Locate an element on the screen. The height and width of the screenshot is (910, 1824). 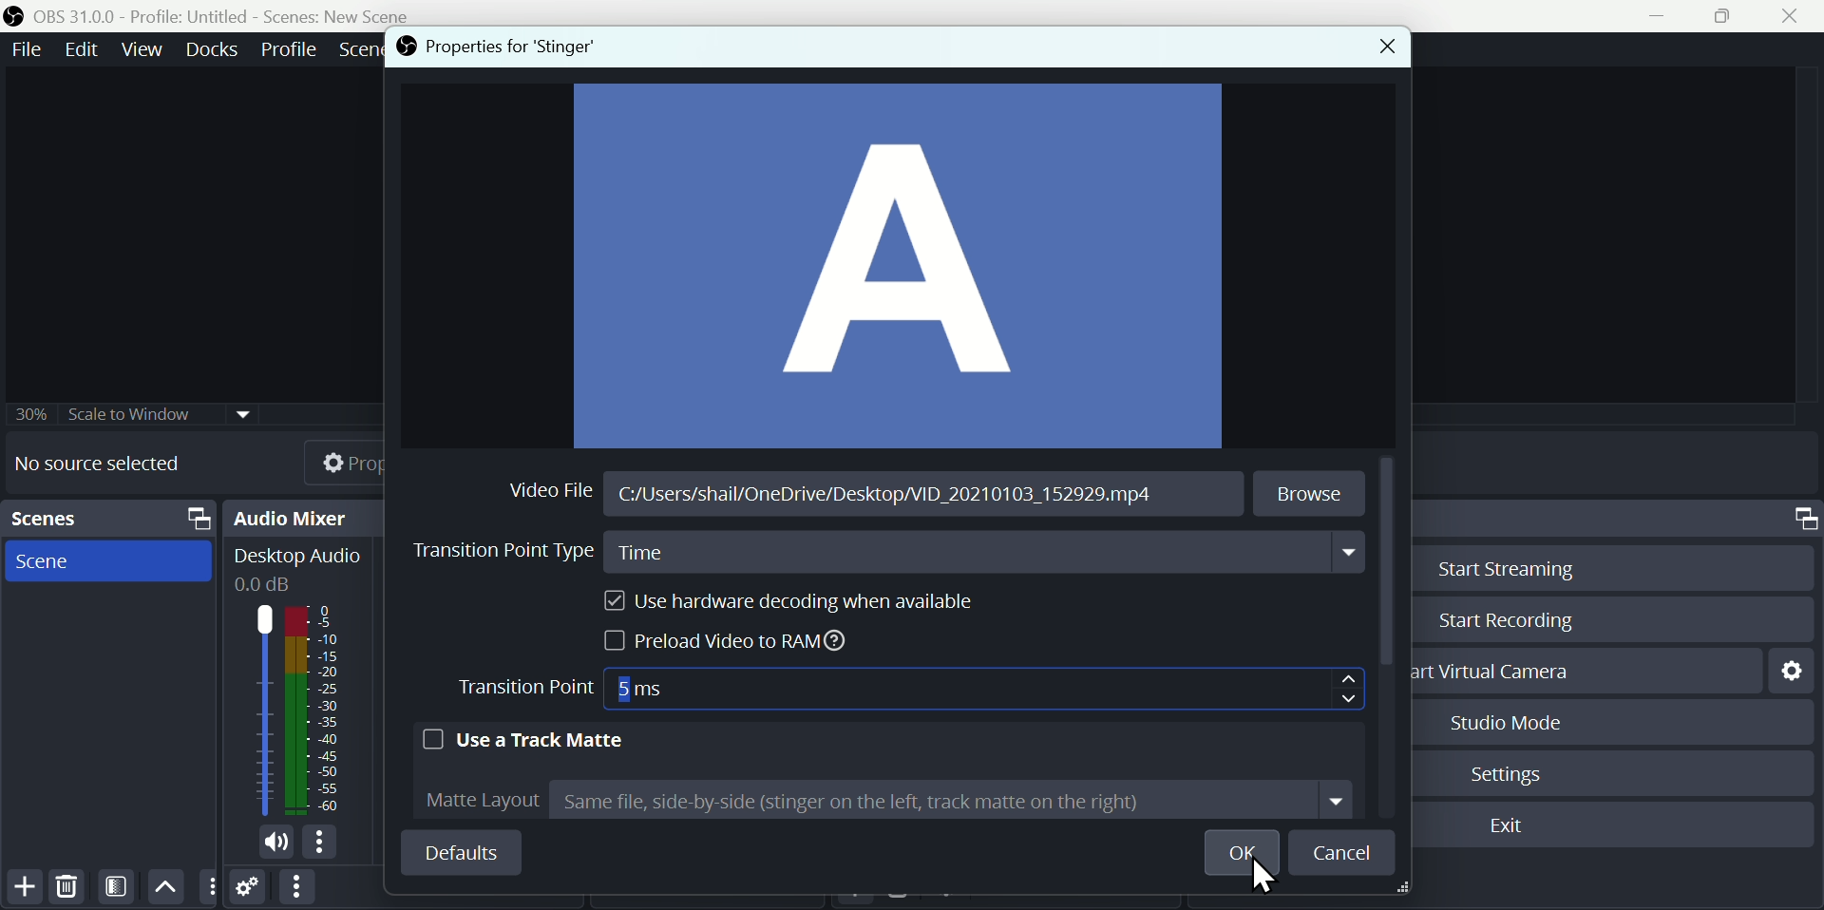
Start recording is located at coordinates (1502, 622).